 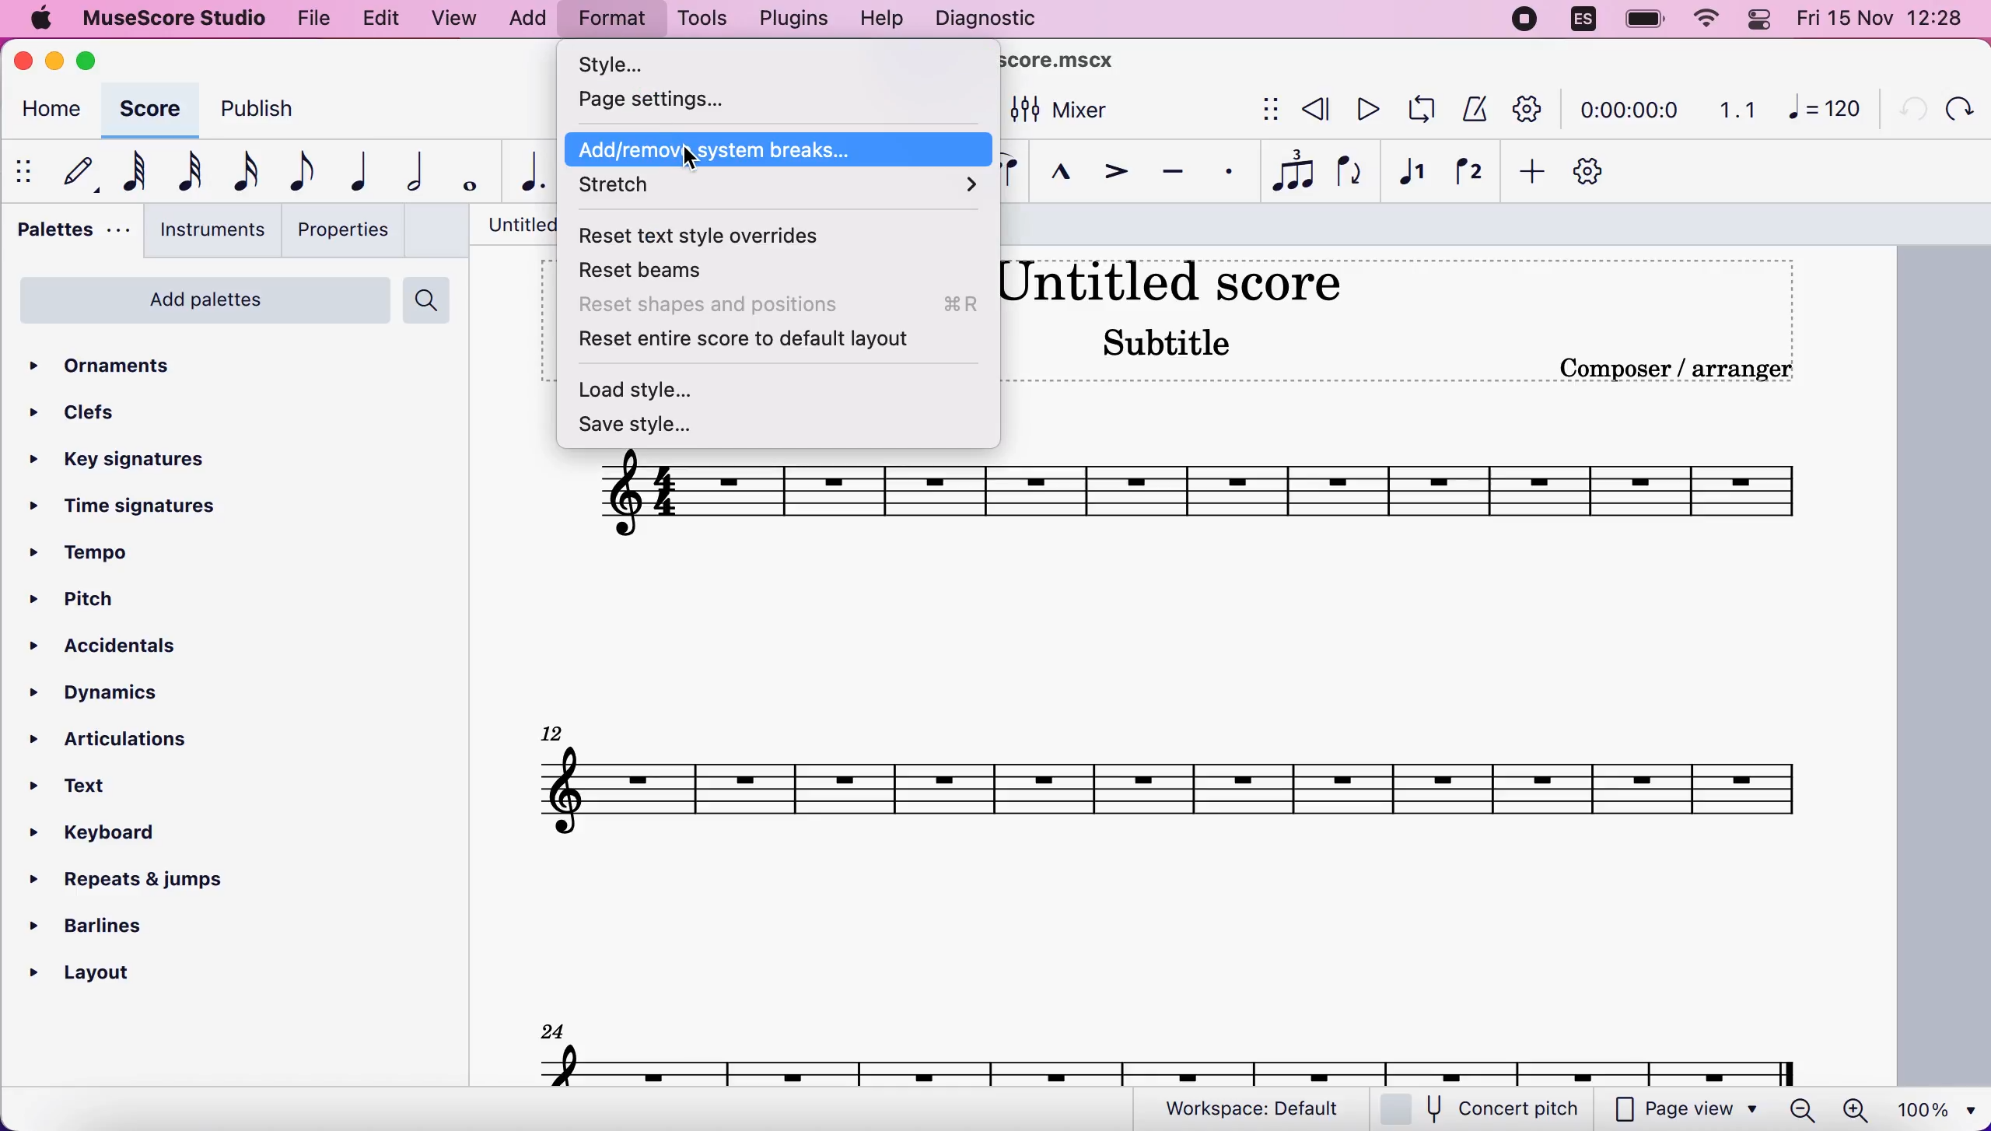 What do you see at coordinates (116, 693) in the screenshot?
I see `dynamics` at bounding box center [116, 693].